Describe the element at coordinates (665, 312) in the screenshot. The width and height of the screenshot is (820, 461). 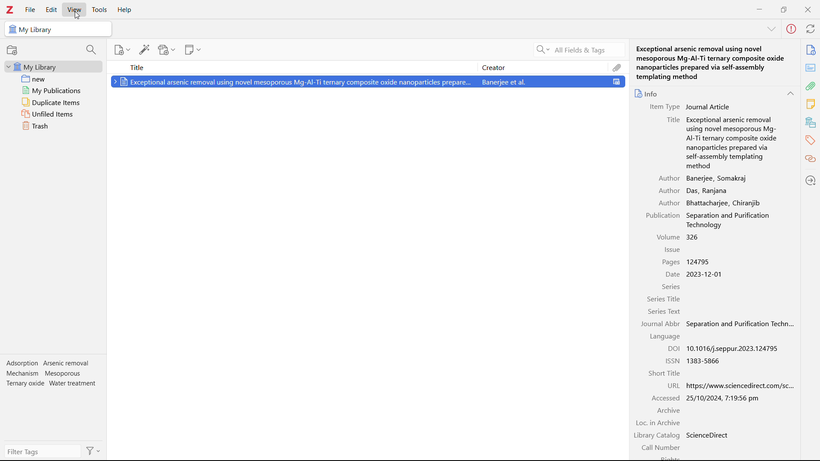
I see `Series Text` at that location.